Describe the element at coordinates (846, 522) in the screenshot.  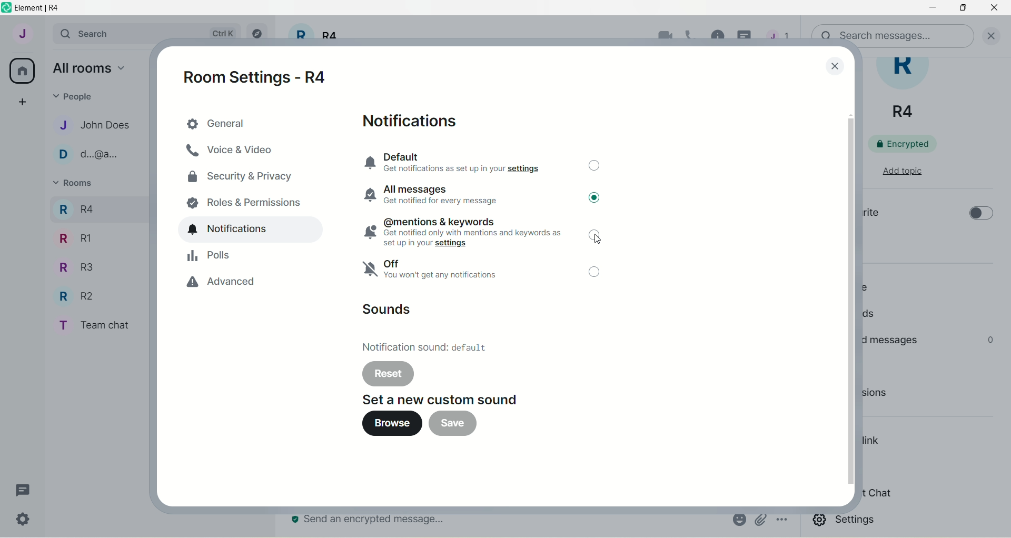
I see `settings` at that location.